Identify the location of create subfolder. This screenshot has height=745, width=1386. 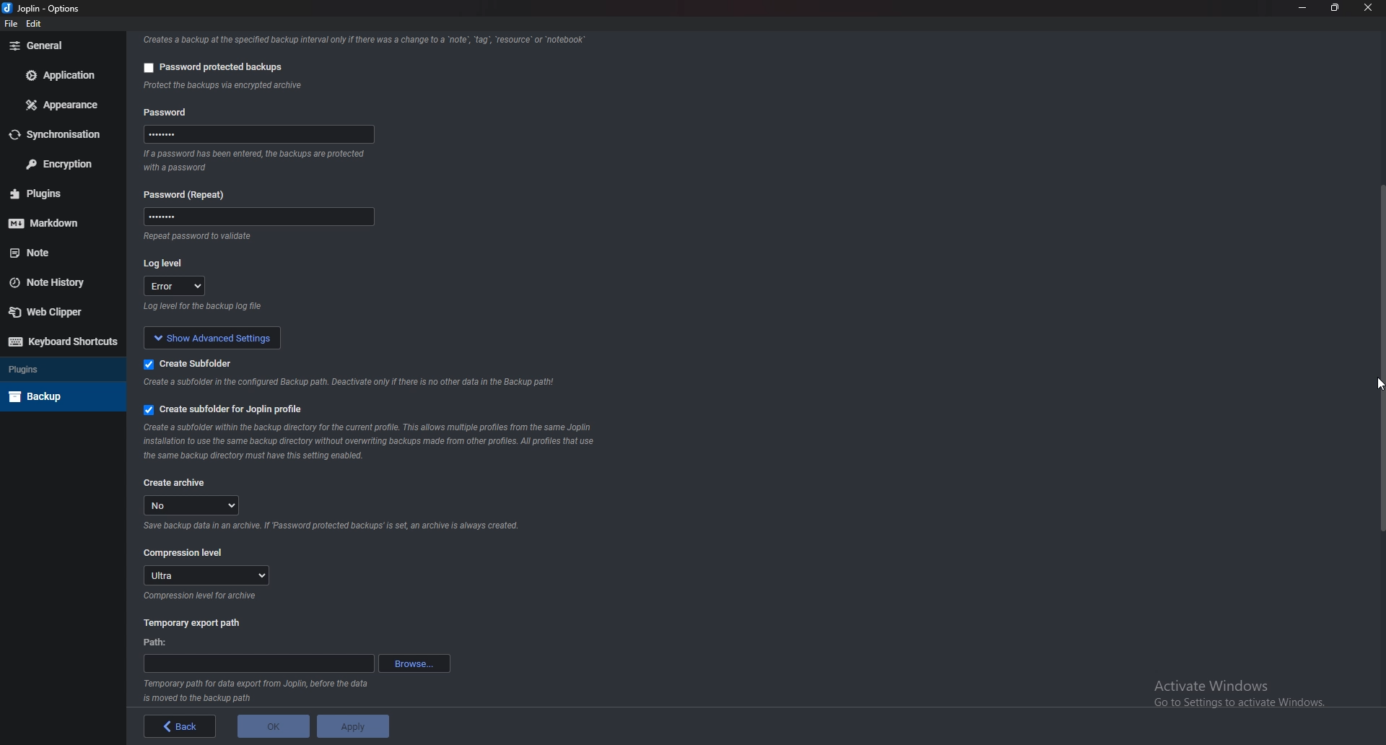
(191, 363).